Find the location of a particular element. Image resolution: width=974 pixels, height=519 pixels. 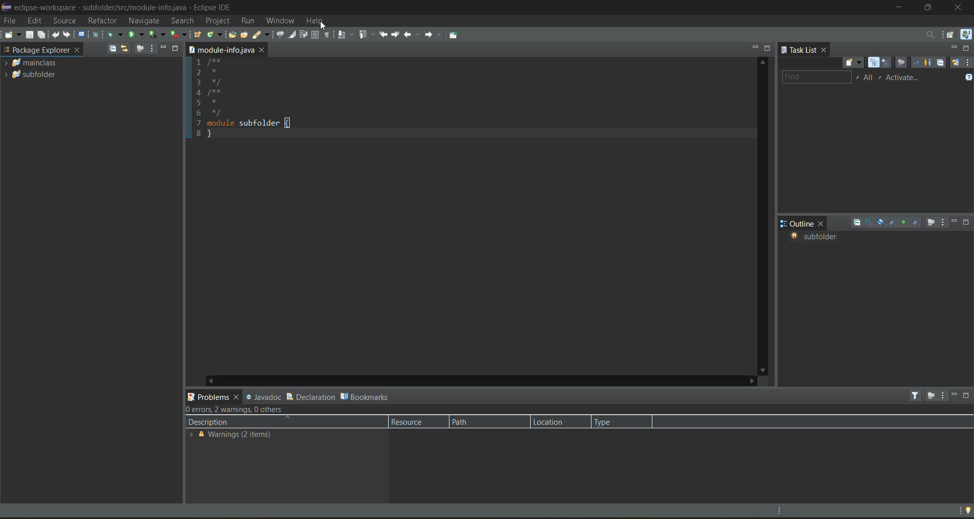

eclipse-workspace - subfolder/src/module-info.java - Eclipse IDE is located at coordinates (144, 8).